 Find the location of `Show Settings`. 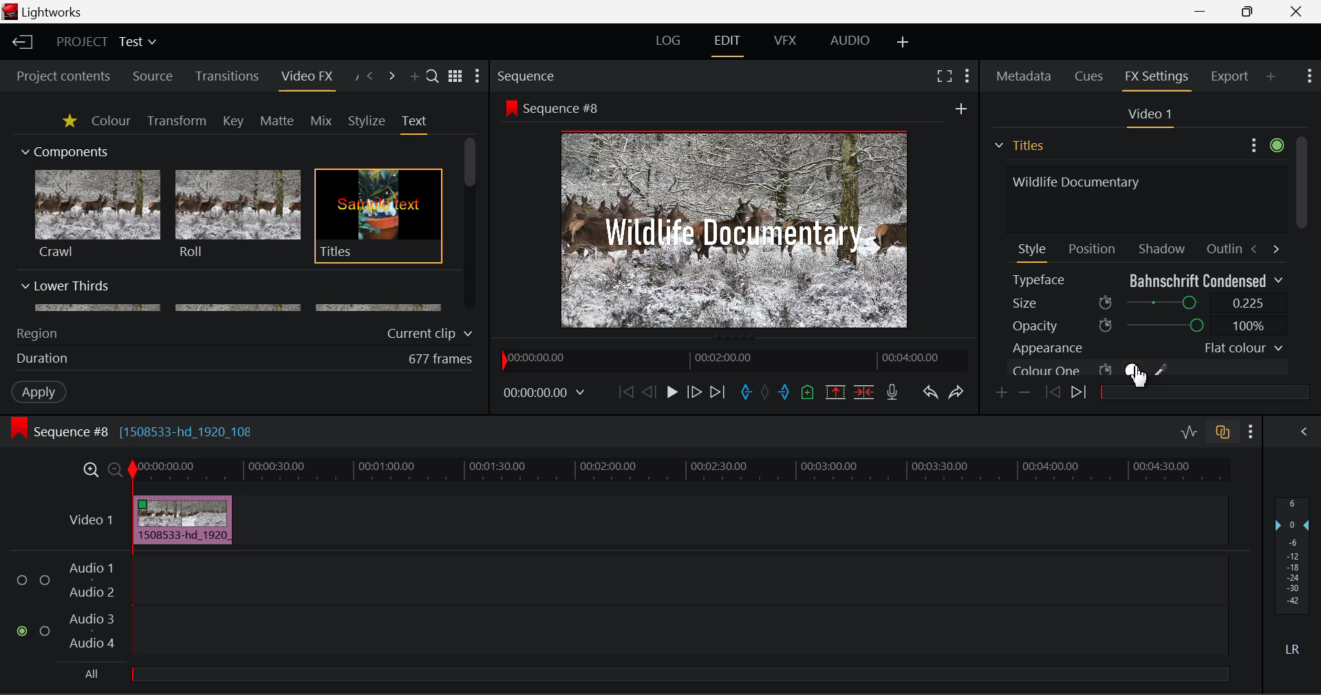

Show Settings is located at coordinates (1252, 432).